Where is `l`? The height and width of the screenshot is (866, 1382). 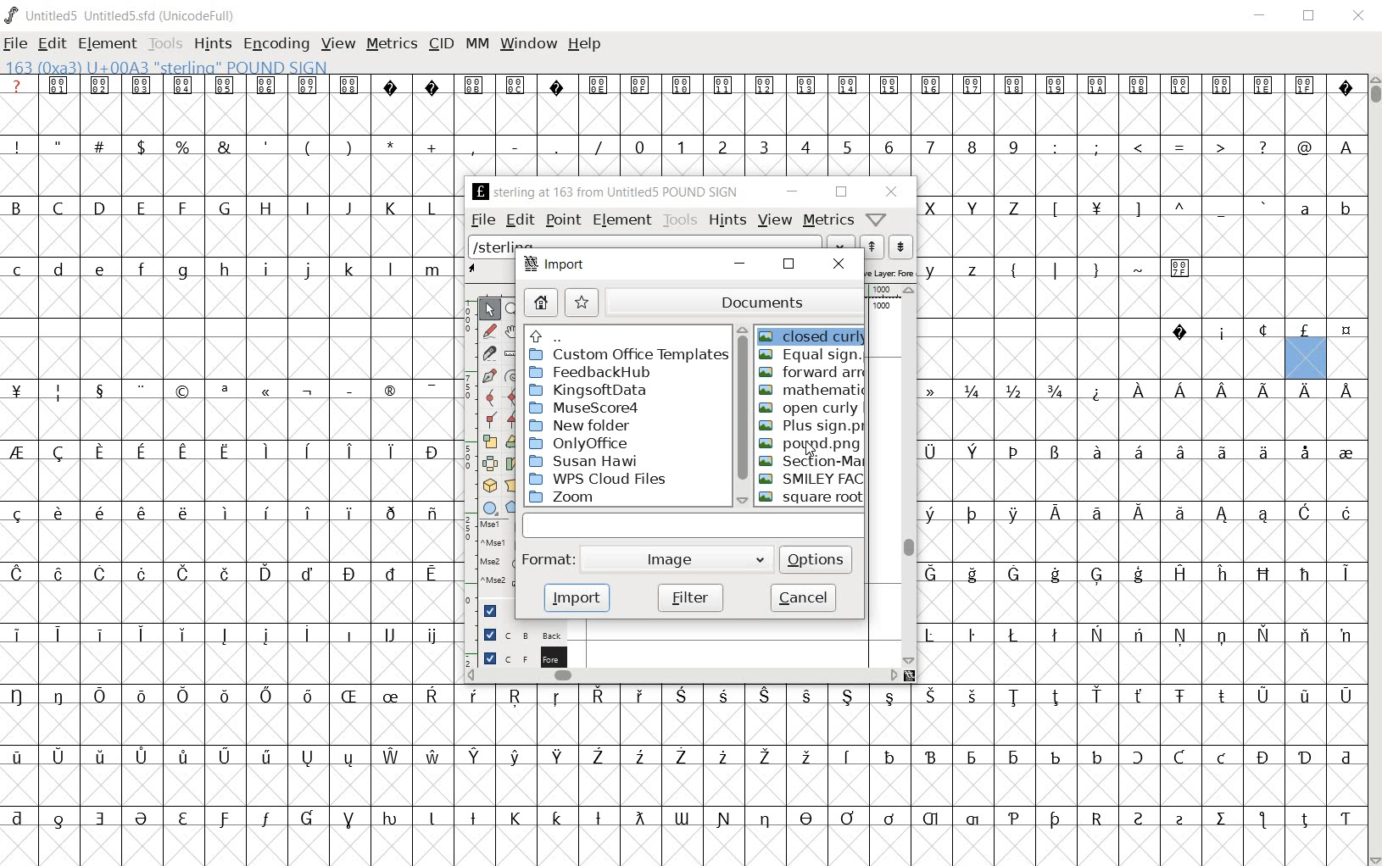 l is located at coordinates (391, 269).